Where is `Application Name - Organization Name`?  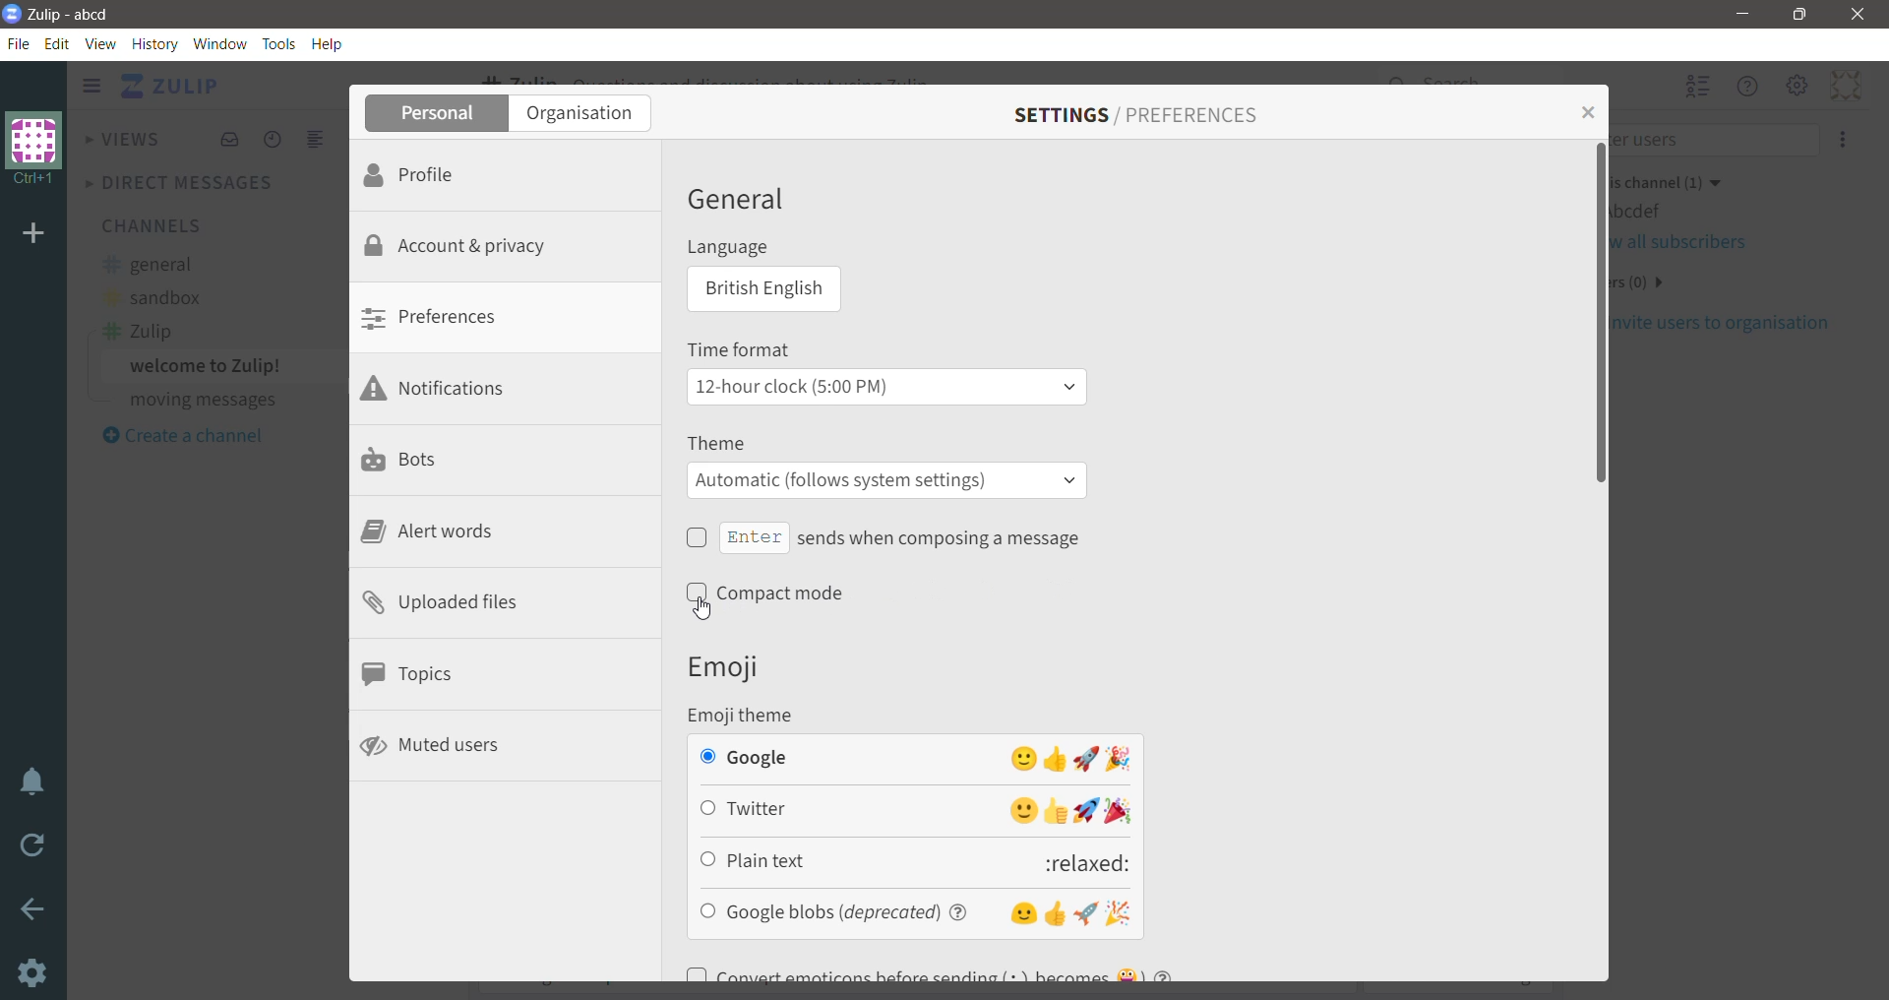 Application Name - Organization Name is located at coordinates (76, 15).